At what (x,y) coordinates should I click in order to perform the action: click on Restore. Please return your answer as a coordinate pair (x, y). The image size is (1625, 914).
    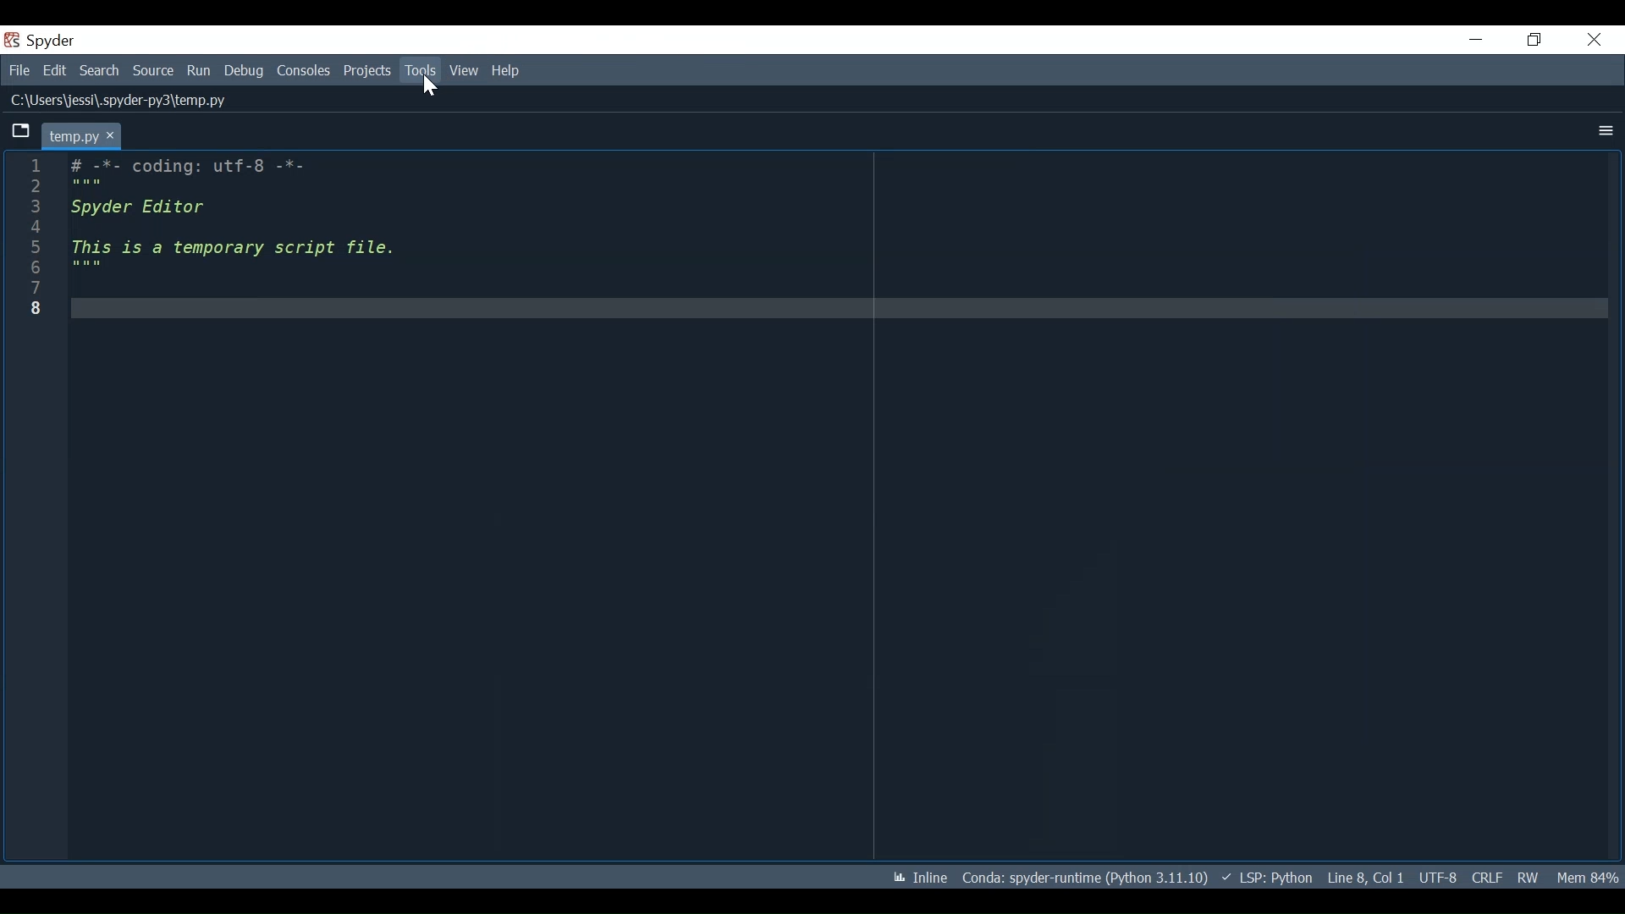
    Looking at the image, I should click on (1533, 41).